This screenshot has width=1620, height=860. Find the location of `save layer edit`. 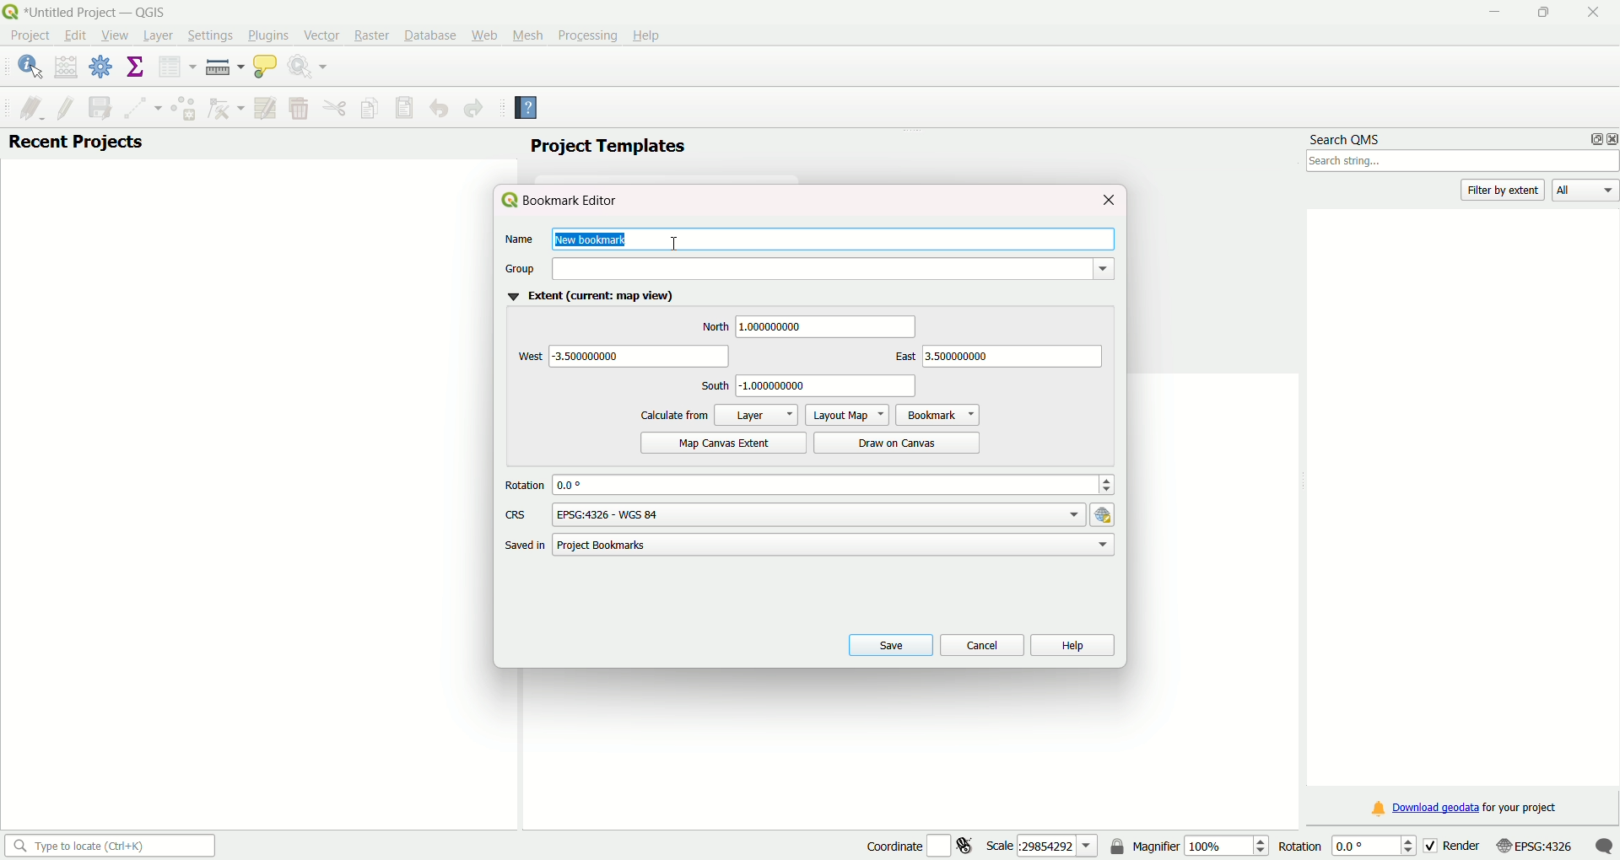

save layer edit is located at coordinates (98, 106).